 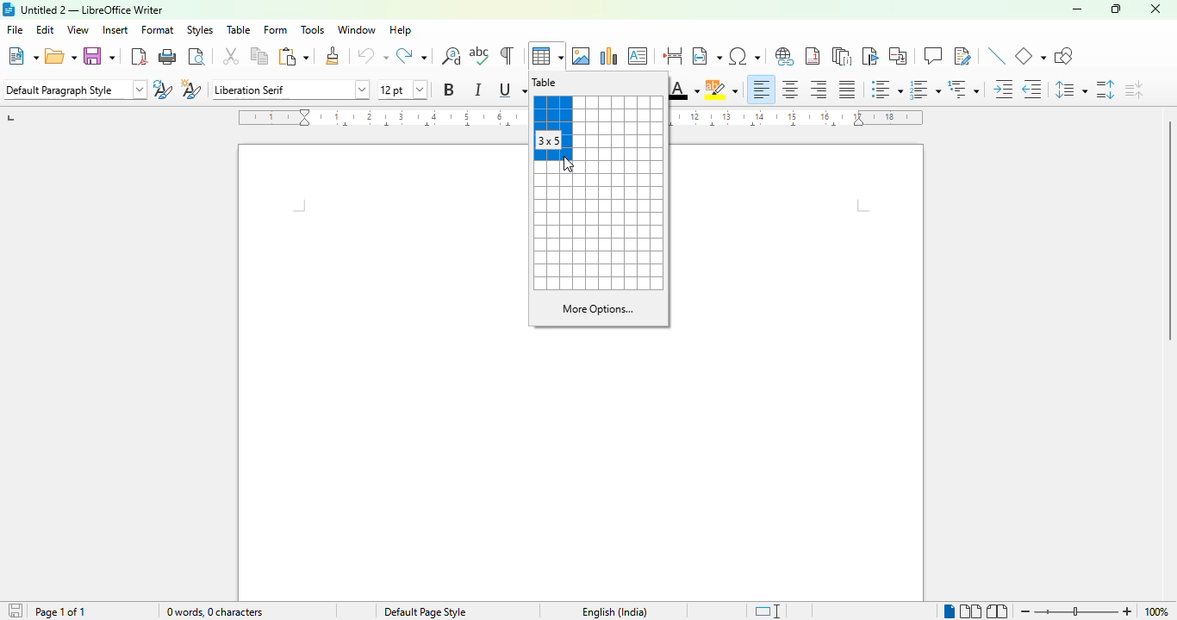 I want to click on word and character count, so click(x=214, y=611).